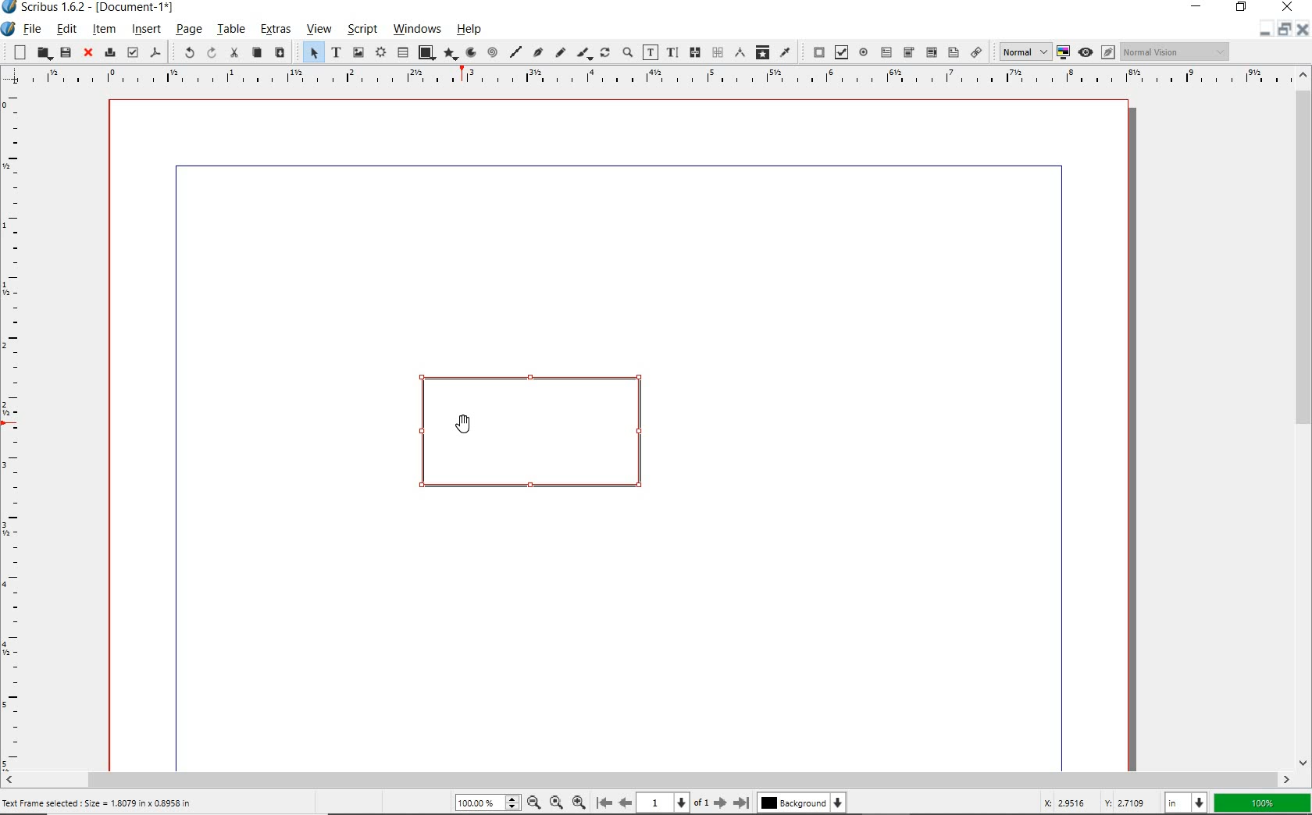 The height and width of the screenshot is (815, 1312). Describe the element at coordinates (184, 52) in the screenshot. I see `undo` at that location.